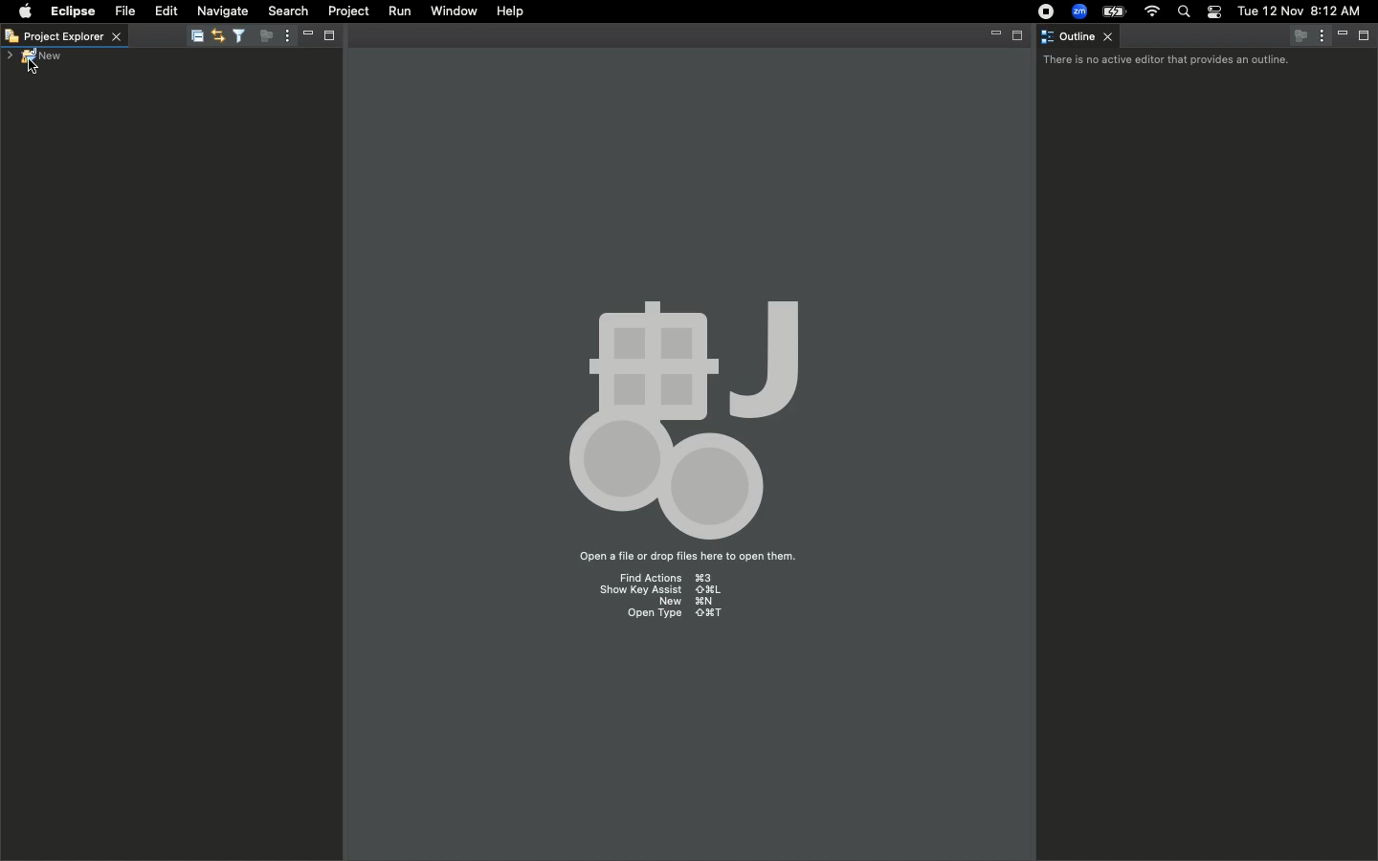 Image resolution: width=1378 pixels, height=861 pixels. Describe the element at coordinates (1301, 35) in the screenshot. I see `Focus` at that location.